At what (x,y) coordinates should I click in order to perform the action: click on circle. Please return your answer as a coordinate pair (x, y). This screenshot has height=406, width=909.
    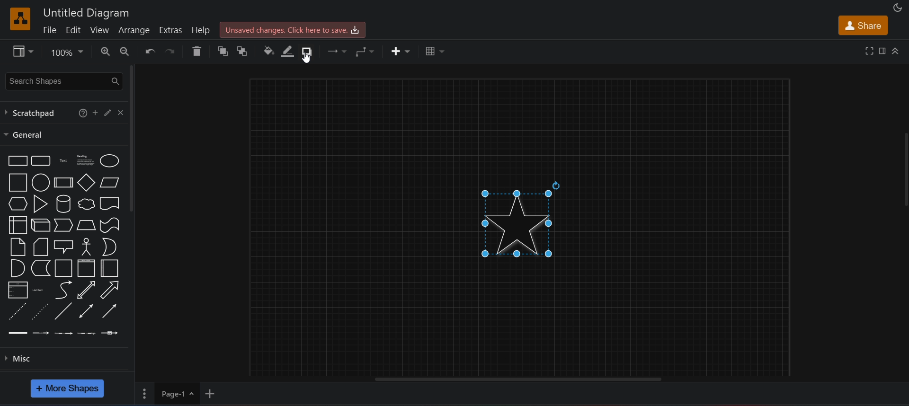
    Looking at the image, I should click on (40, 182).